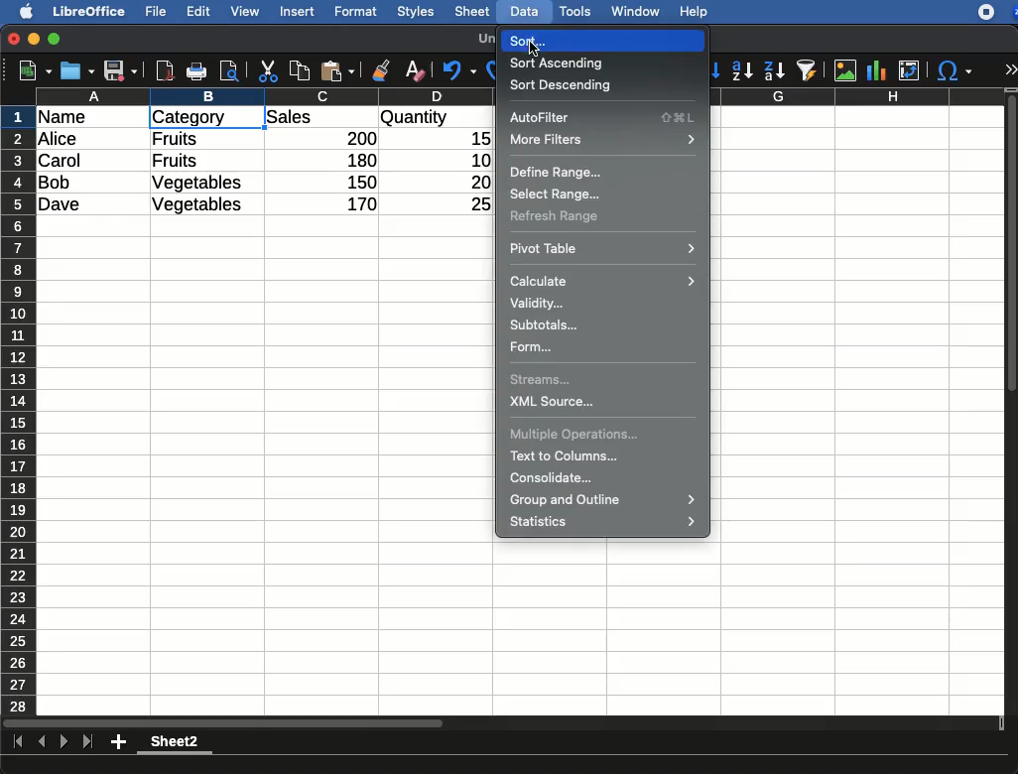 Image resolution: width=1018 pixels, height=774 pixels. I want to click on text to columns, so click(569, 455).